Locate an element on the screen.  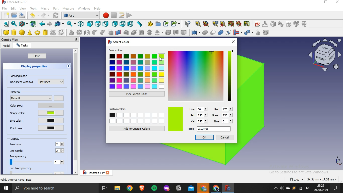
axes icons is located at coordinates (338, 160).